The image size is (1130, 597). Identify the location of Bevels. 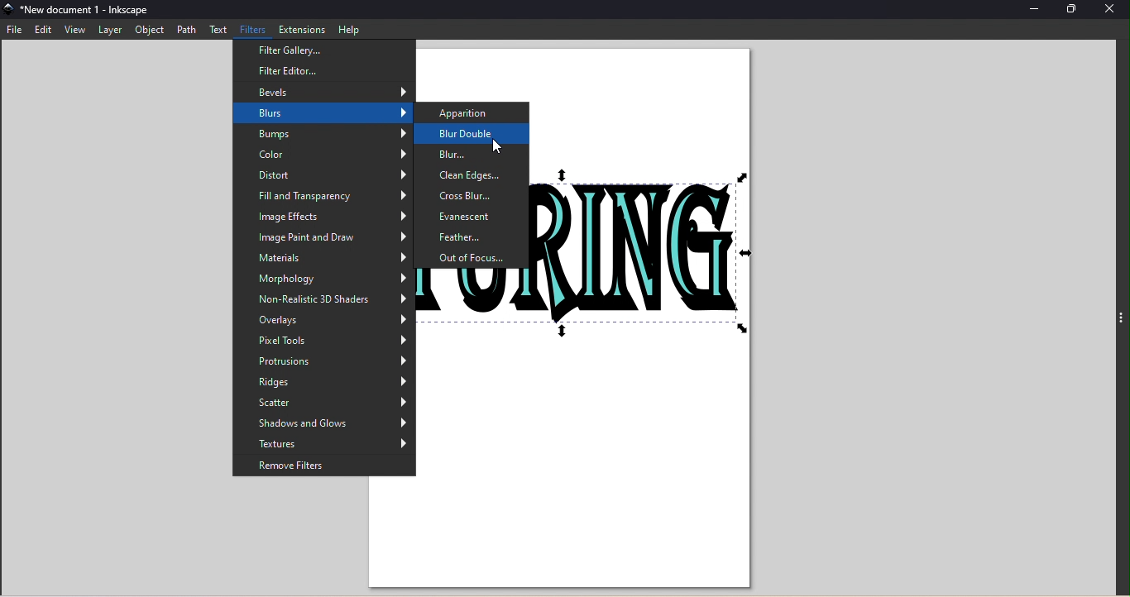
(326, 91).